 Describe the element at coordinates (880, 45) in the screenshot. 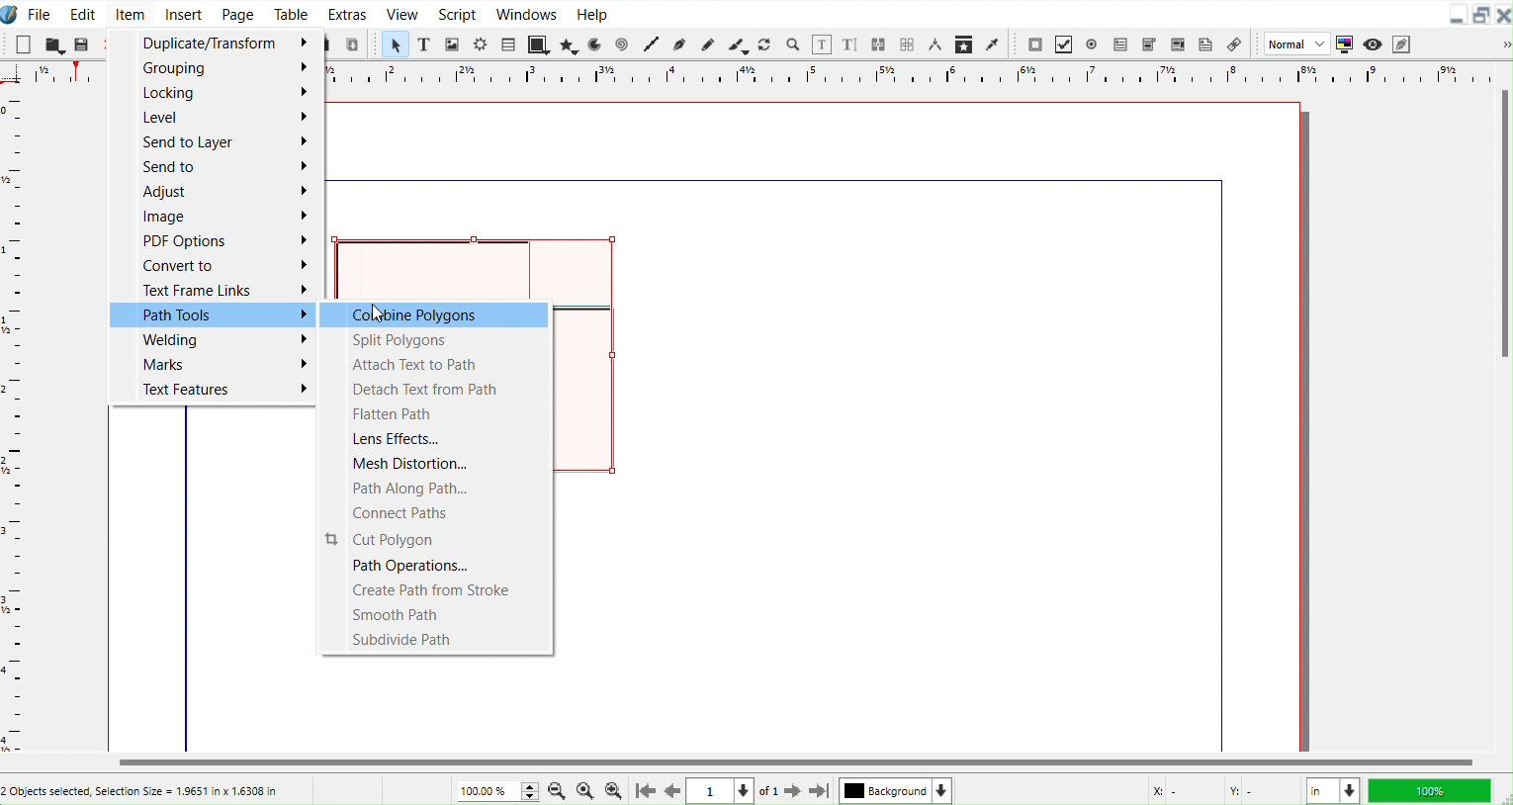

I see `Link text frame` at that location.